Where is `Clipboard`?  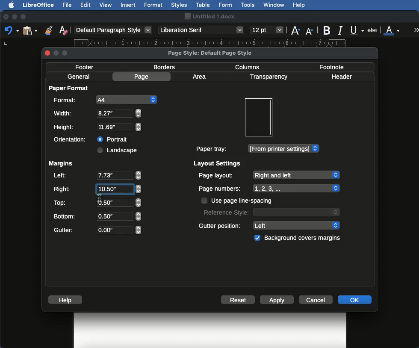 Clipboard is located at coordinates (30, 30).